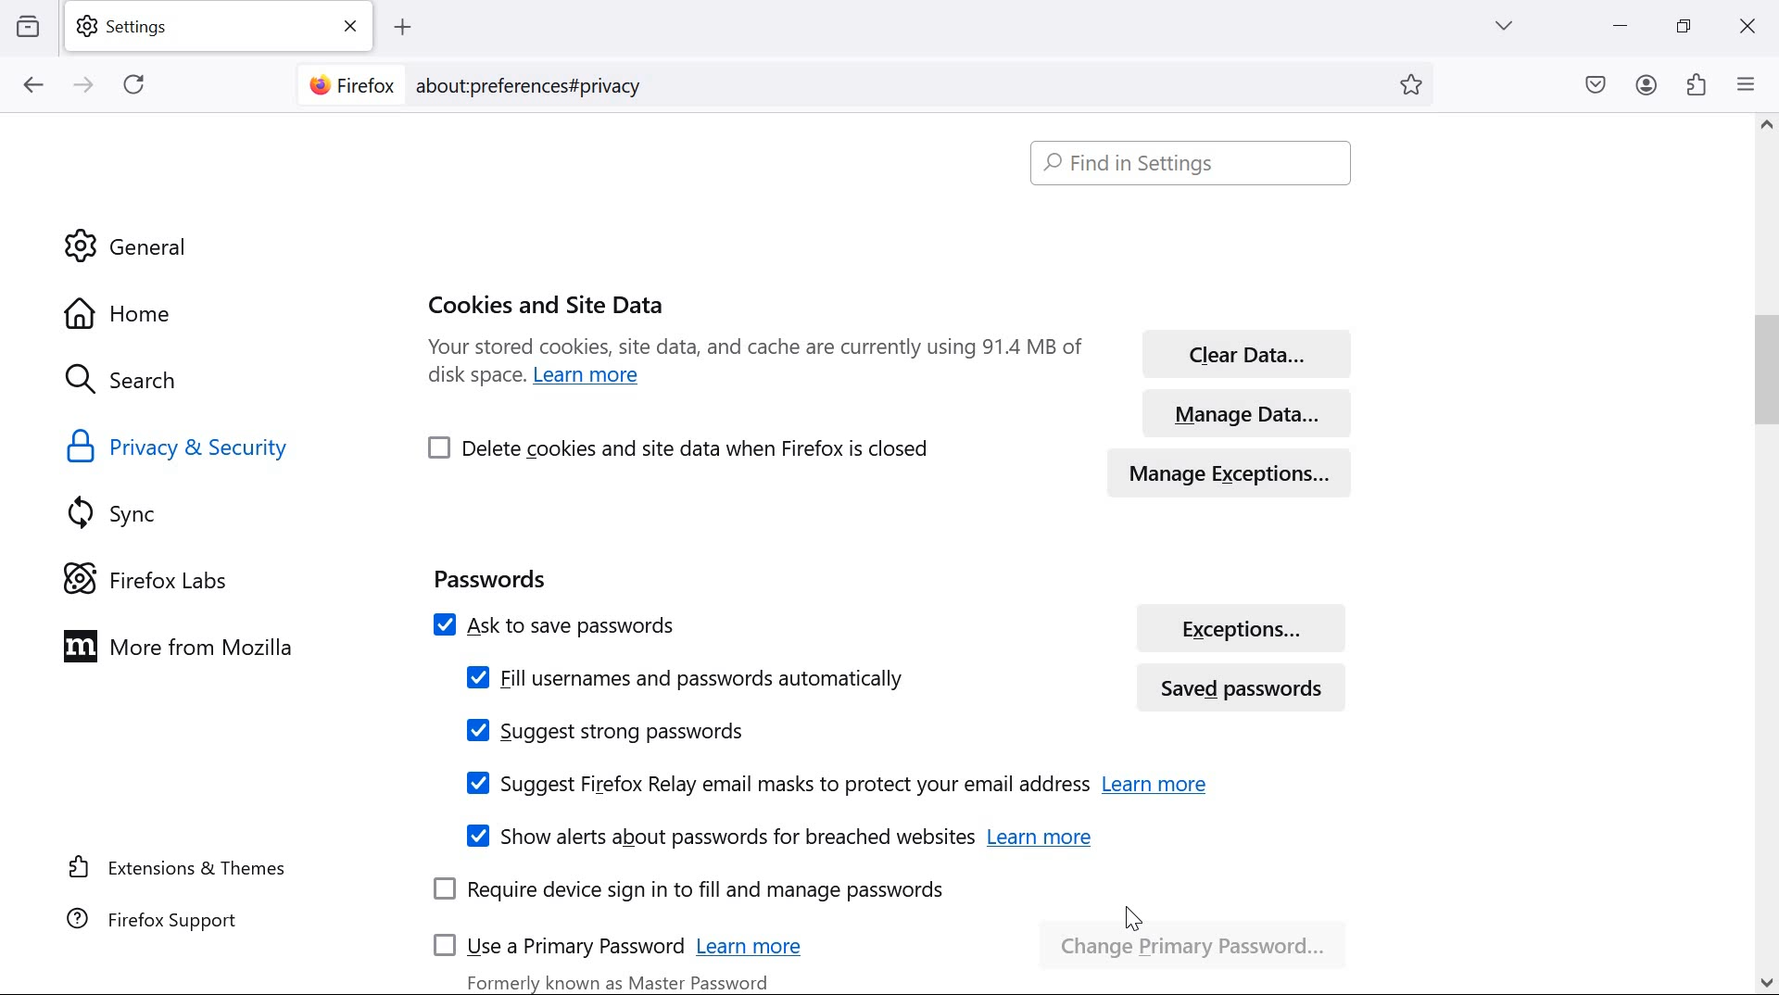 This screenshot has height=995, width=1779. I want to click on Home, so click(170, 311).